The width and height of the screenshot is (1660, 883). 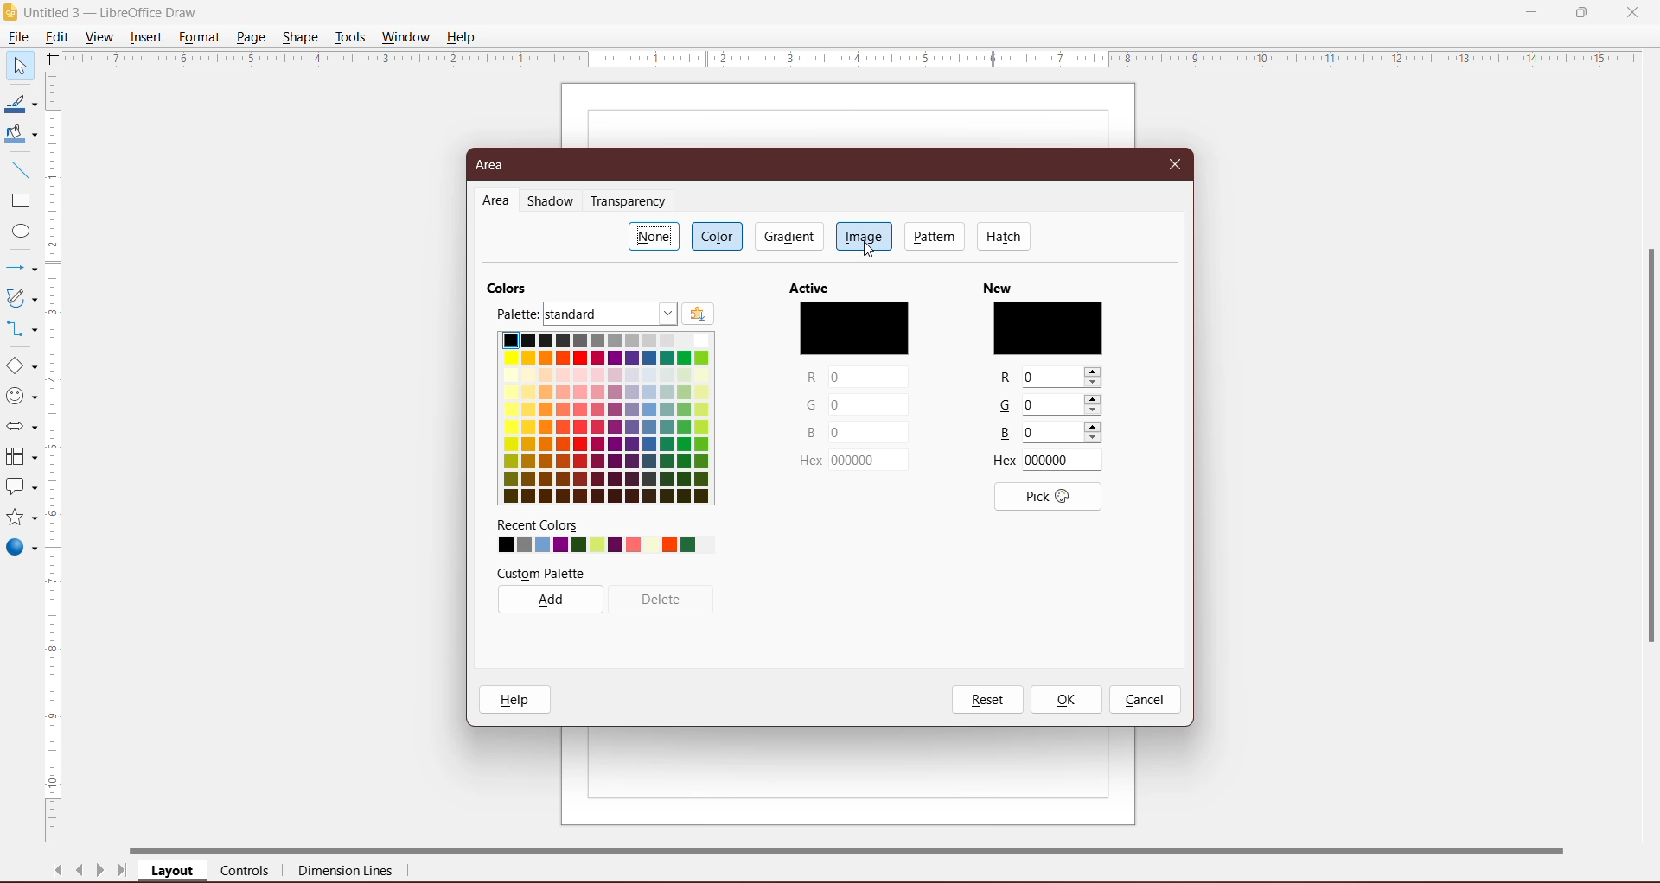 What do you see at coordinates (1047, 285) in the screenshot?
I see `New` at bounding box center [1047, 285].